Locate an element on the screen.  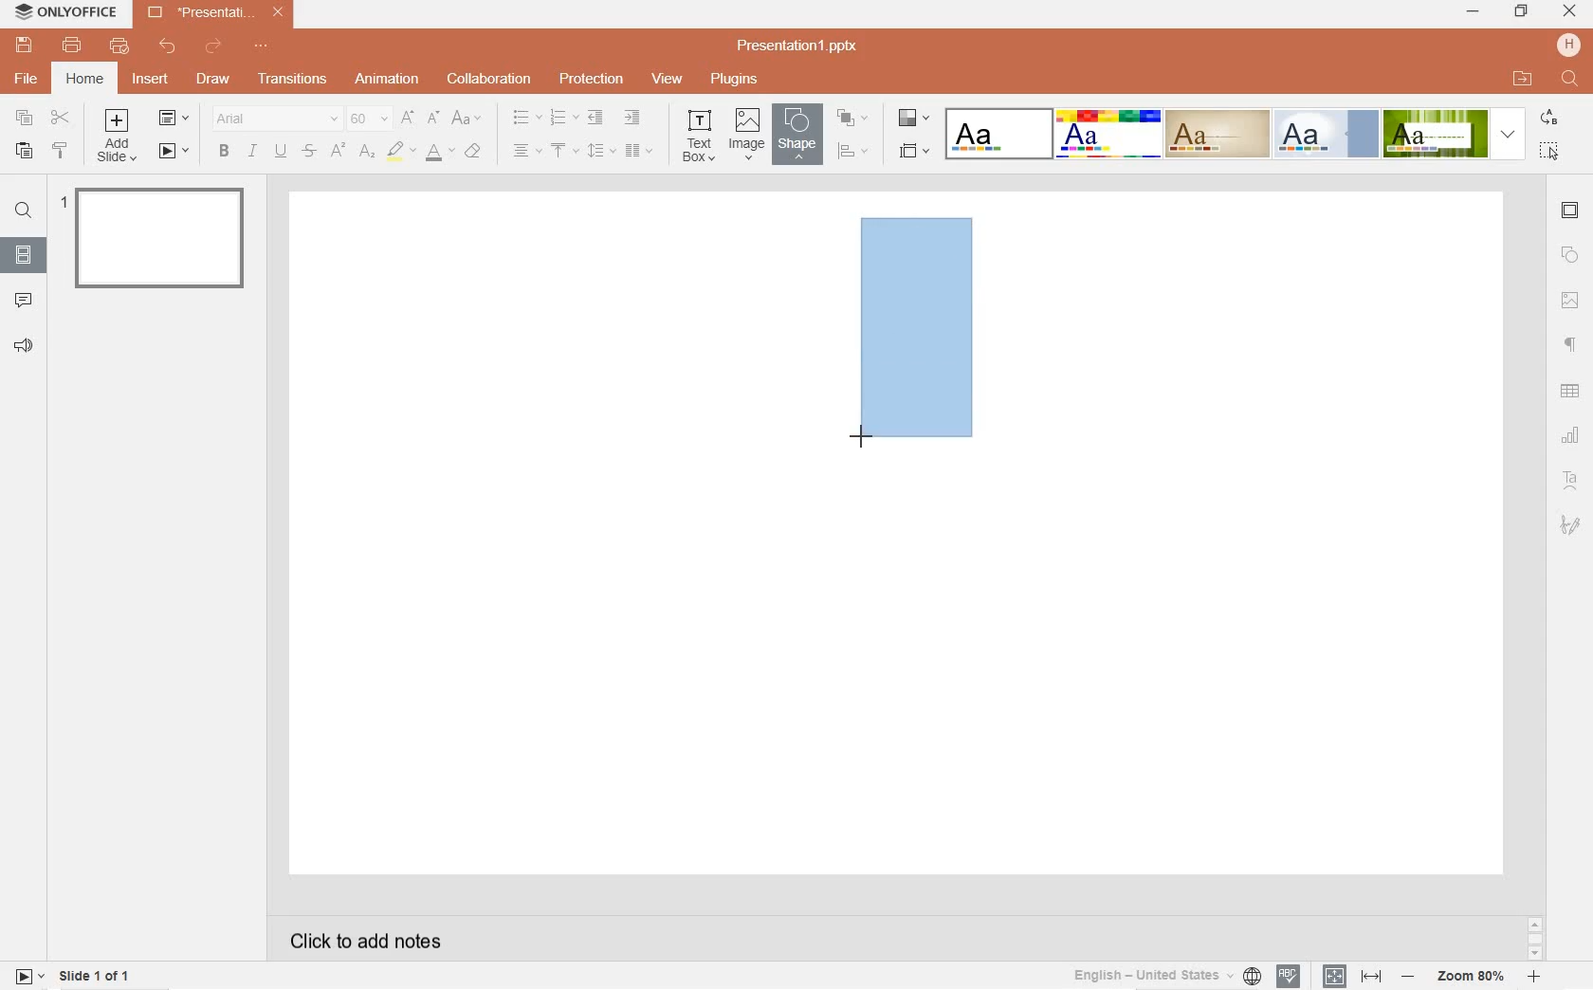
ONLYOFFICE is located at coordinates (67, 15).